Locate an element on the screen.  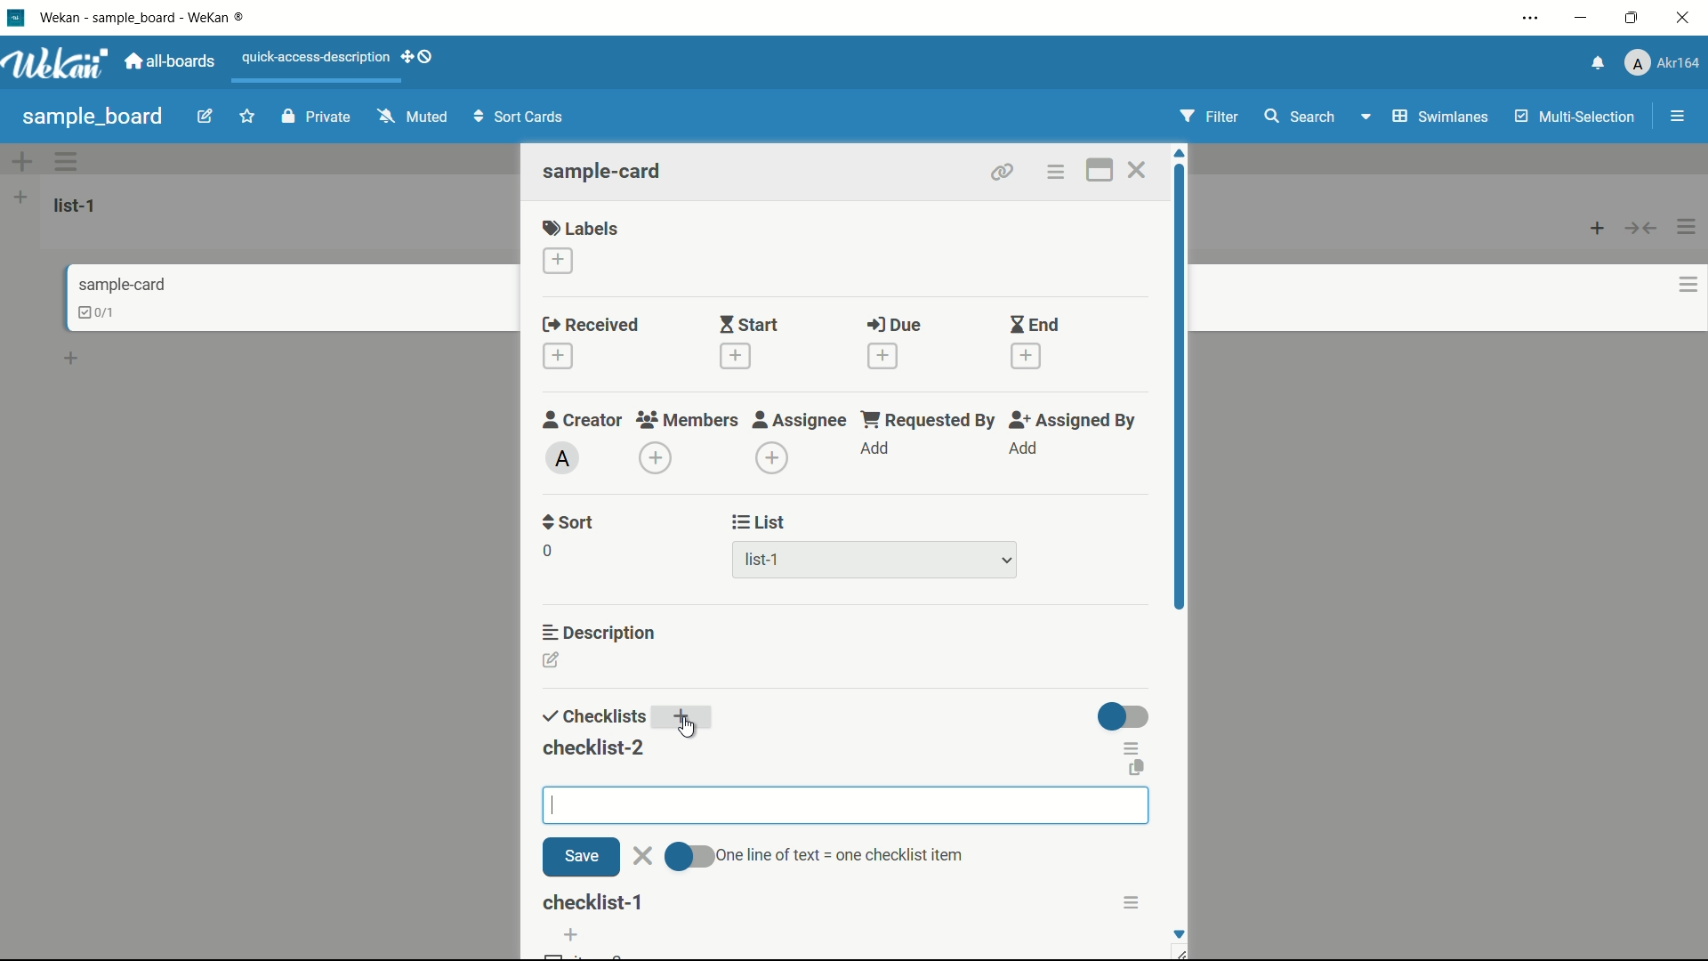
filter is located at coordinates (1210, 117).